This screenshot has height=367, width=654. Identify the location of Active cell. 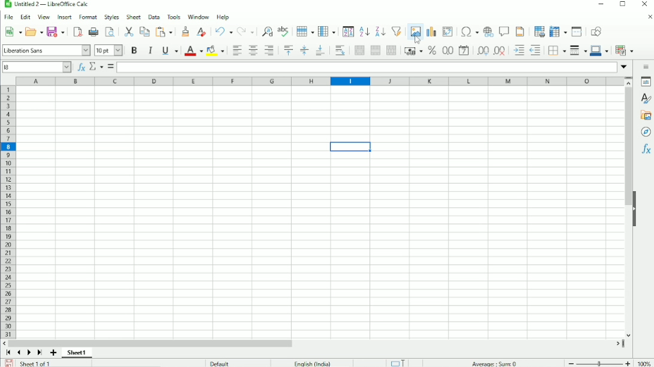
(350, 148).